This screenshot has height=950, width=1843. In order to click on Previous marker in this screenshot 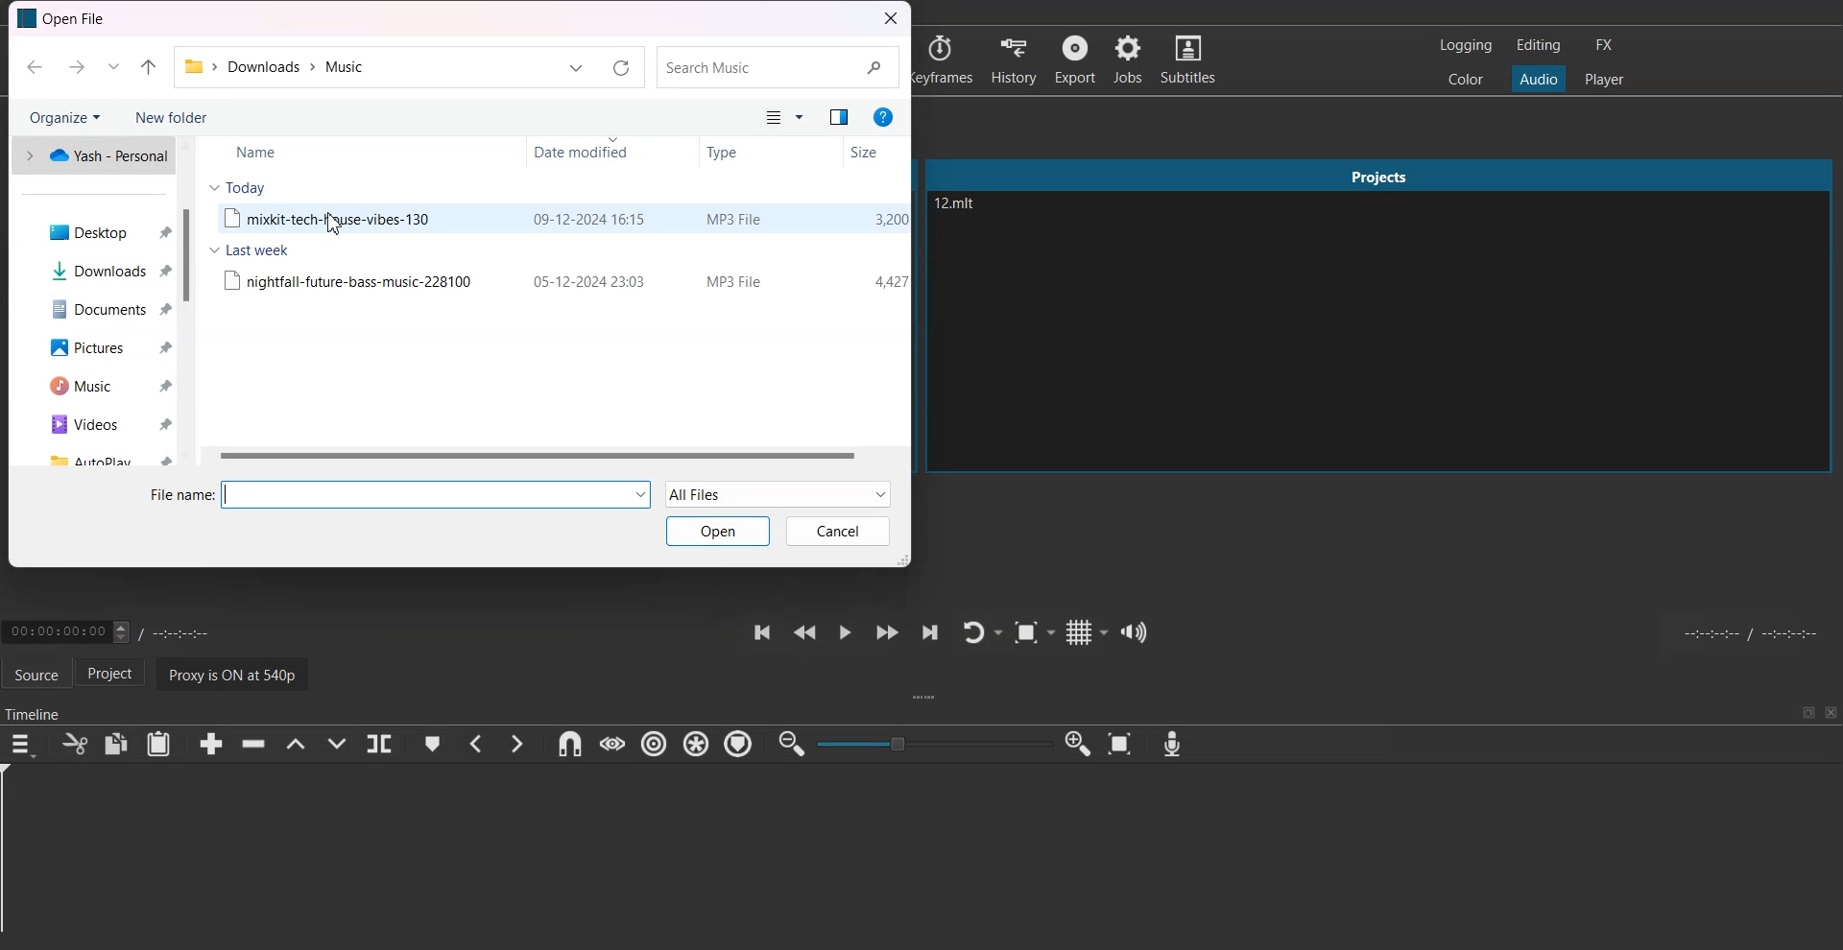, I will do `click(475, 744)`.